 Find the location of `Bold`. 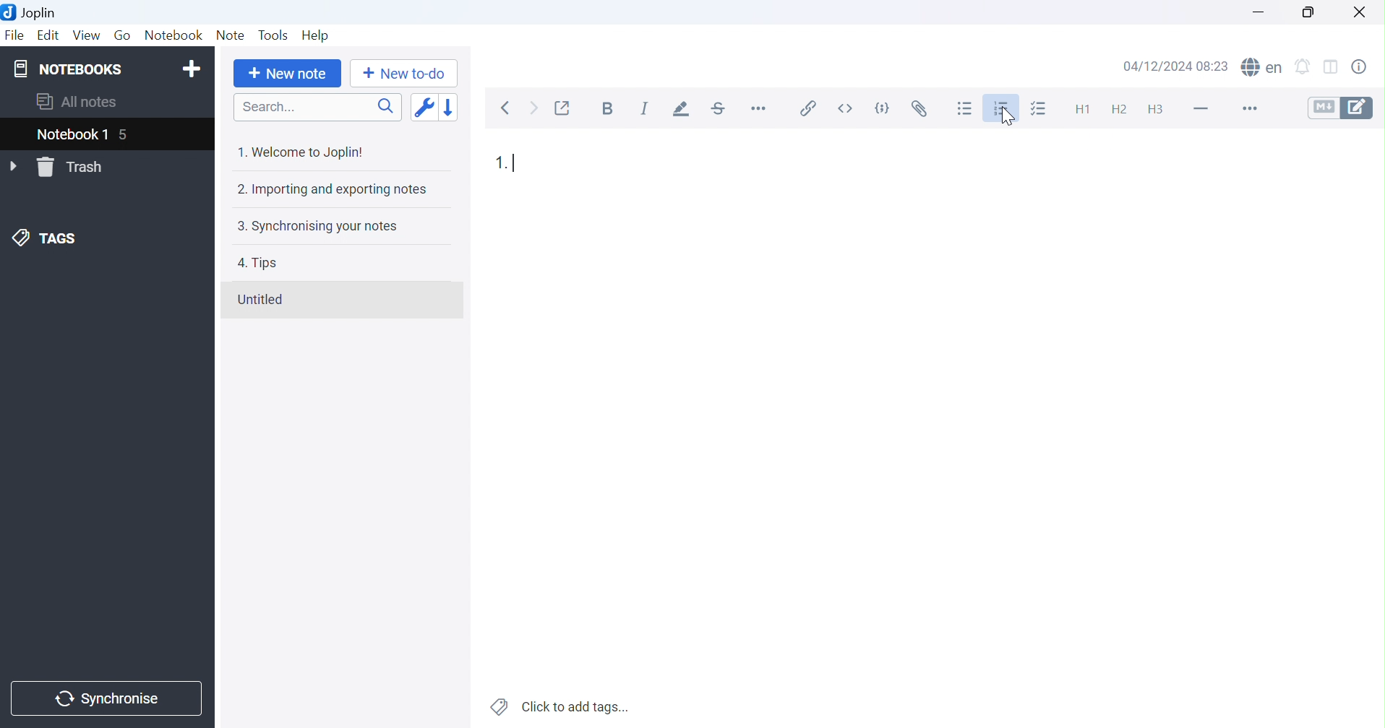

Bold is located at coordinates (608, 108).